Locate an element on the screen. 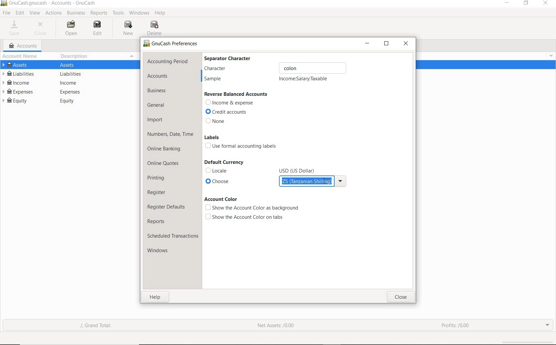 Image resolution: width=556 pixels, height=345 pixels. INCOME is located at coordinates (20, 83).